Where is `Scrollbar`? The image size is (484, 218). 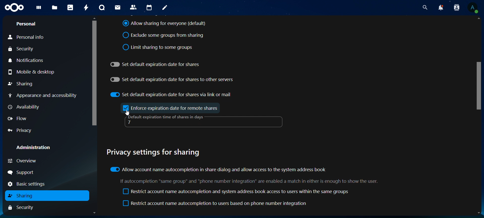 Scrollbar is located at coordinates (479, 116).